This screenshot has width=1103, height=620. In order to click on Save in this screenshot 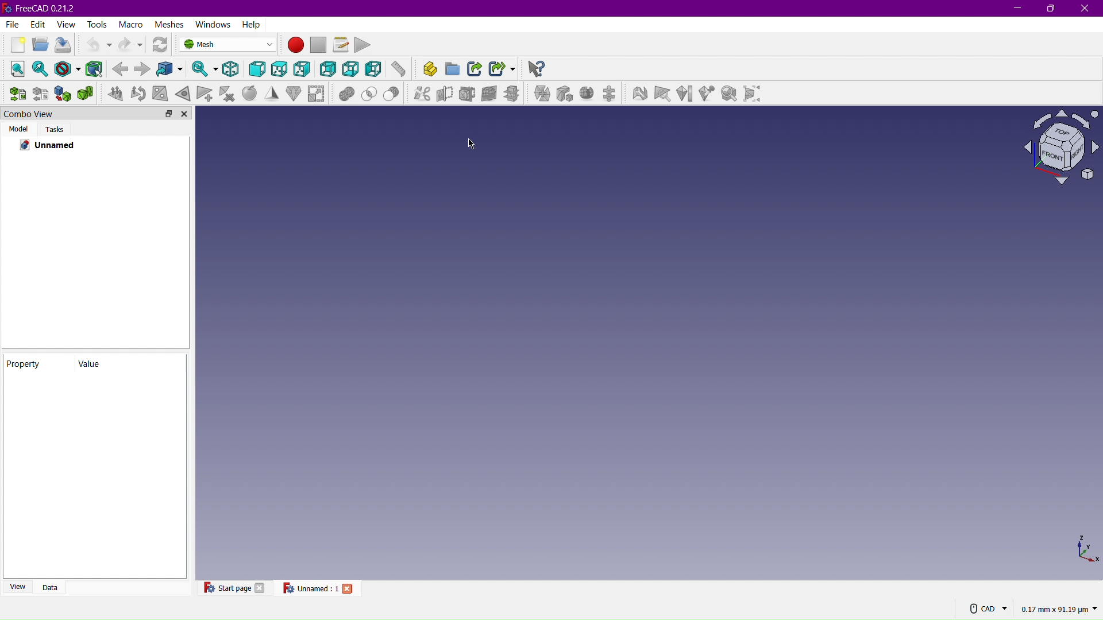, I will do `click(62, 45)`.